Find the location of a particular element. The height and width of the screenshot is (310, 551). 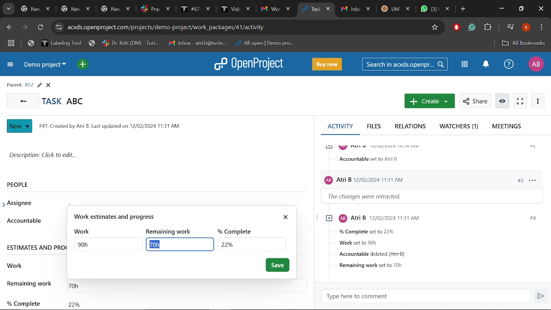

Extensions is located at coordinates (489, 28).